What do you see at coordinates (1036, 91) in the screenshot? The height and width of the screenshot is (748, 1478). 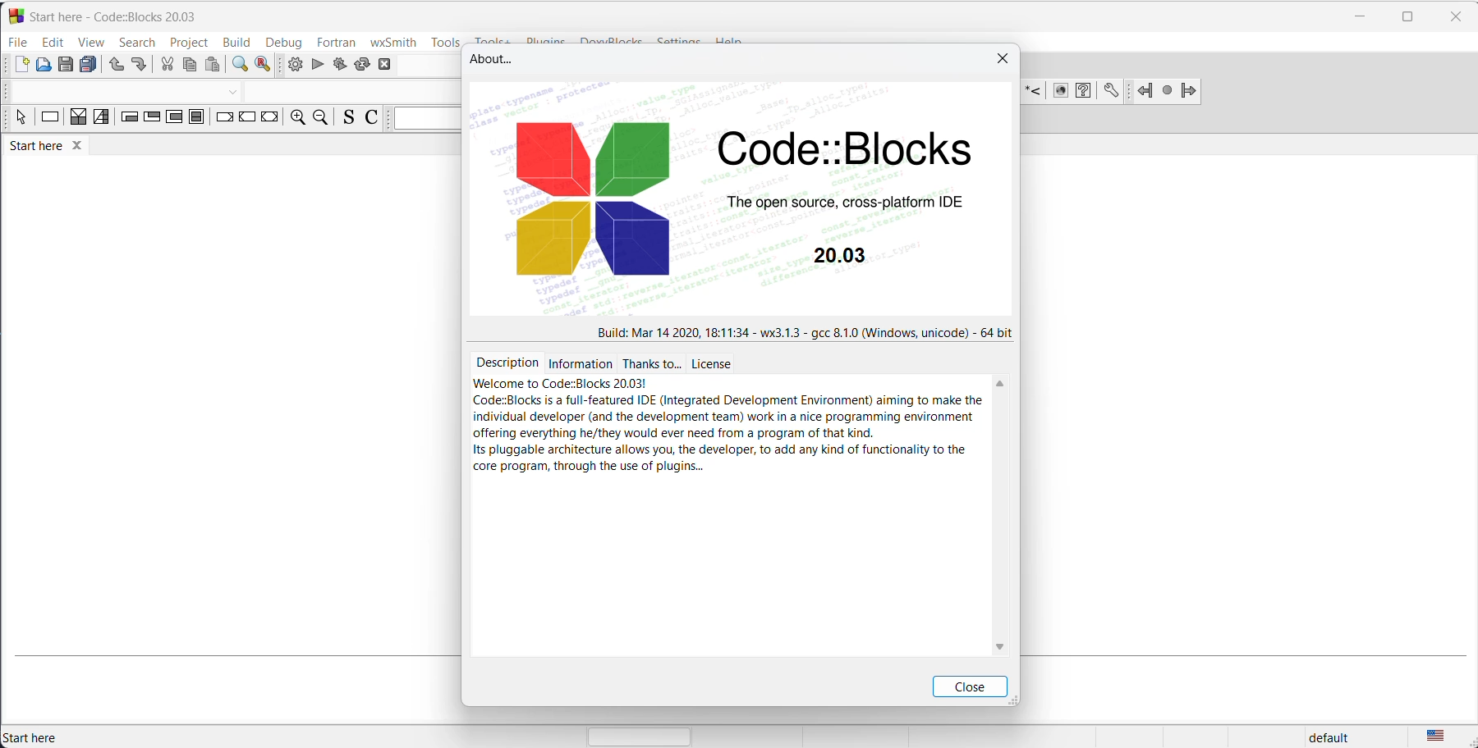 I see `Insert a line` at bounding box center [1036, 91].